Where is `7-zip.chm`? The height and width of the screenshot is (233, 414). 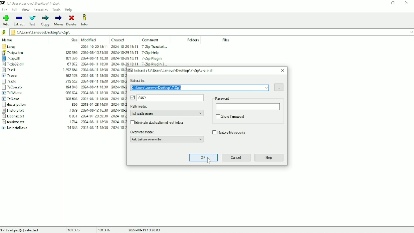
7-zip.chm is located at coordinates (21, 53).